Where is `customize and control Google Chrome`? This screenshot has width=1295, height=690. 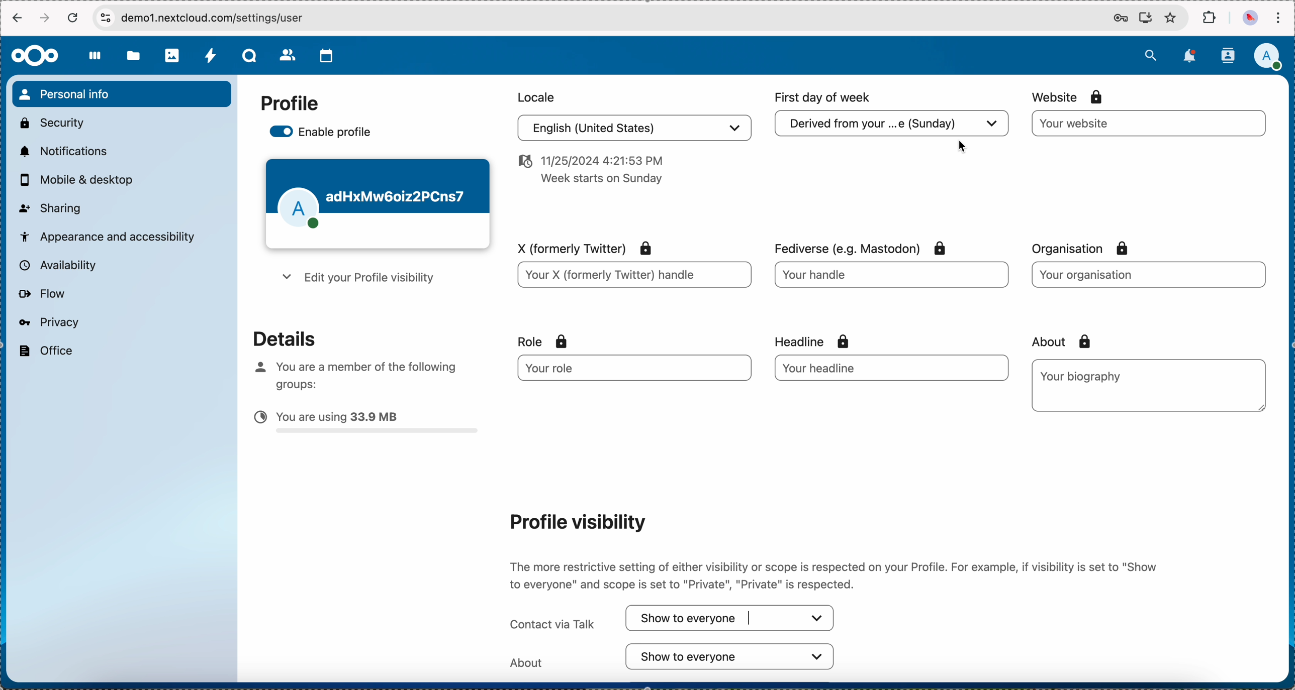
customize and control Google Chrome is located at coordinates (1278, 18).